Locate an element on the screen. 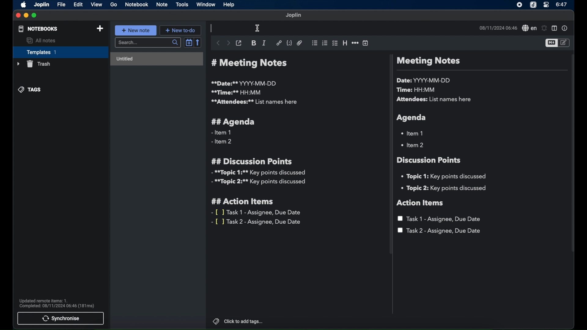  maximize is located at coordinates (35, 15).